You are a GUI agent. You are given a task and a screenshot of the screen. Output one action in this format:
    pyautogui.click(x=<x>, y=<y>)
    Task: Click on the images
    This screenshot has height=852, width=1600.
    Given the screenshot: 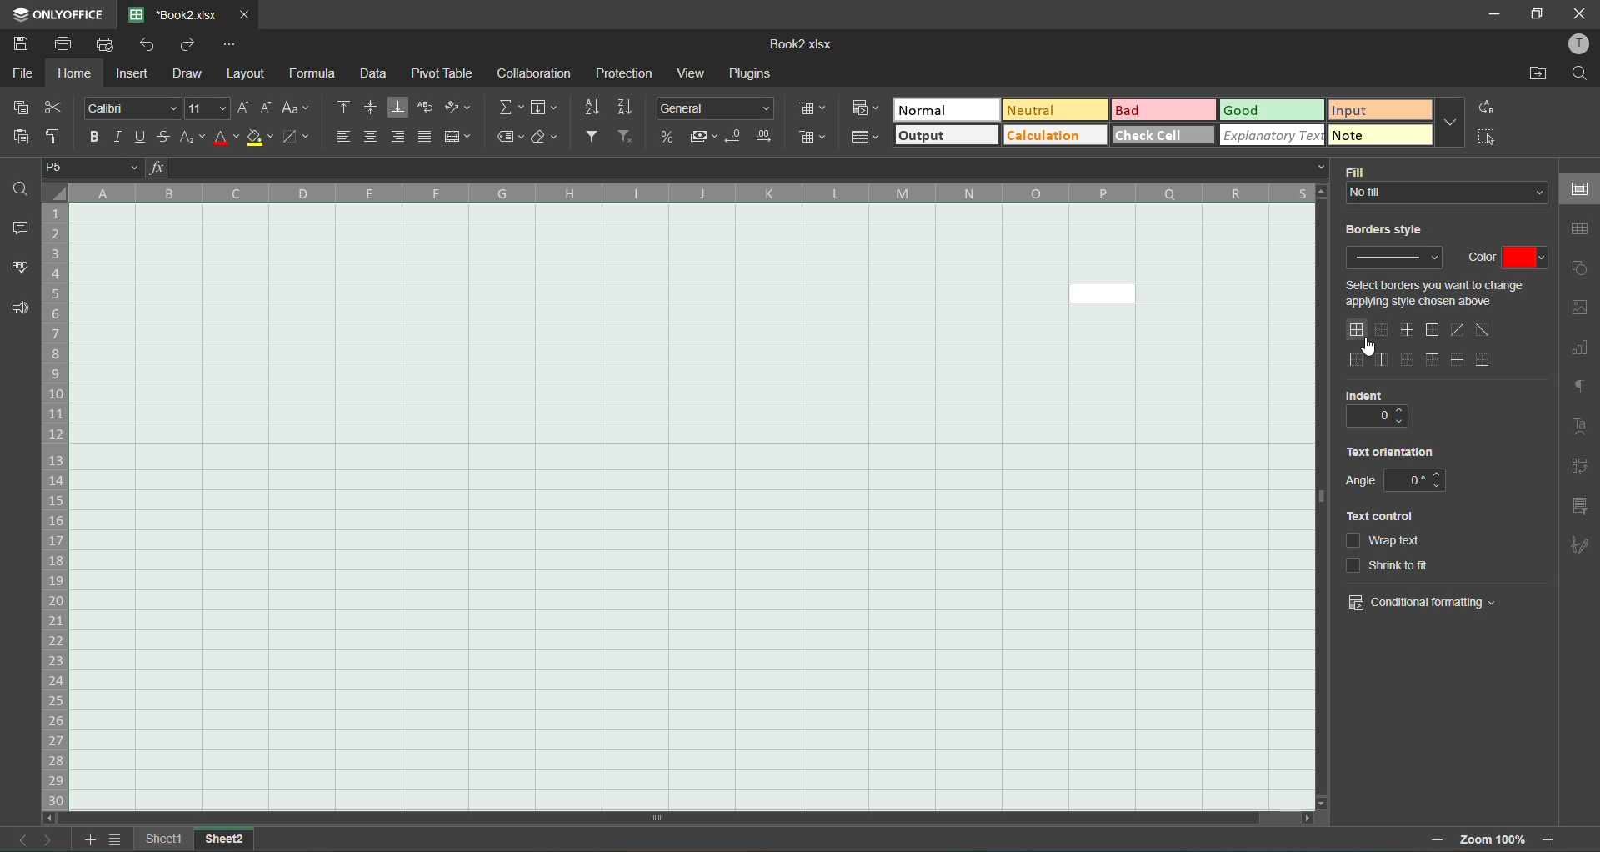 What is the action you would take?
    pyautogui.click(x=1583, y=309)
    